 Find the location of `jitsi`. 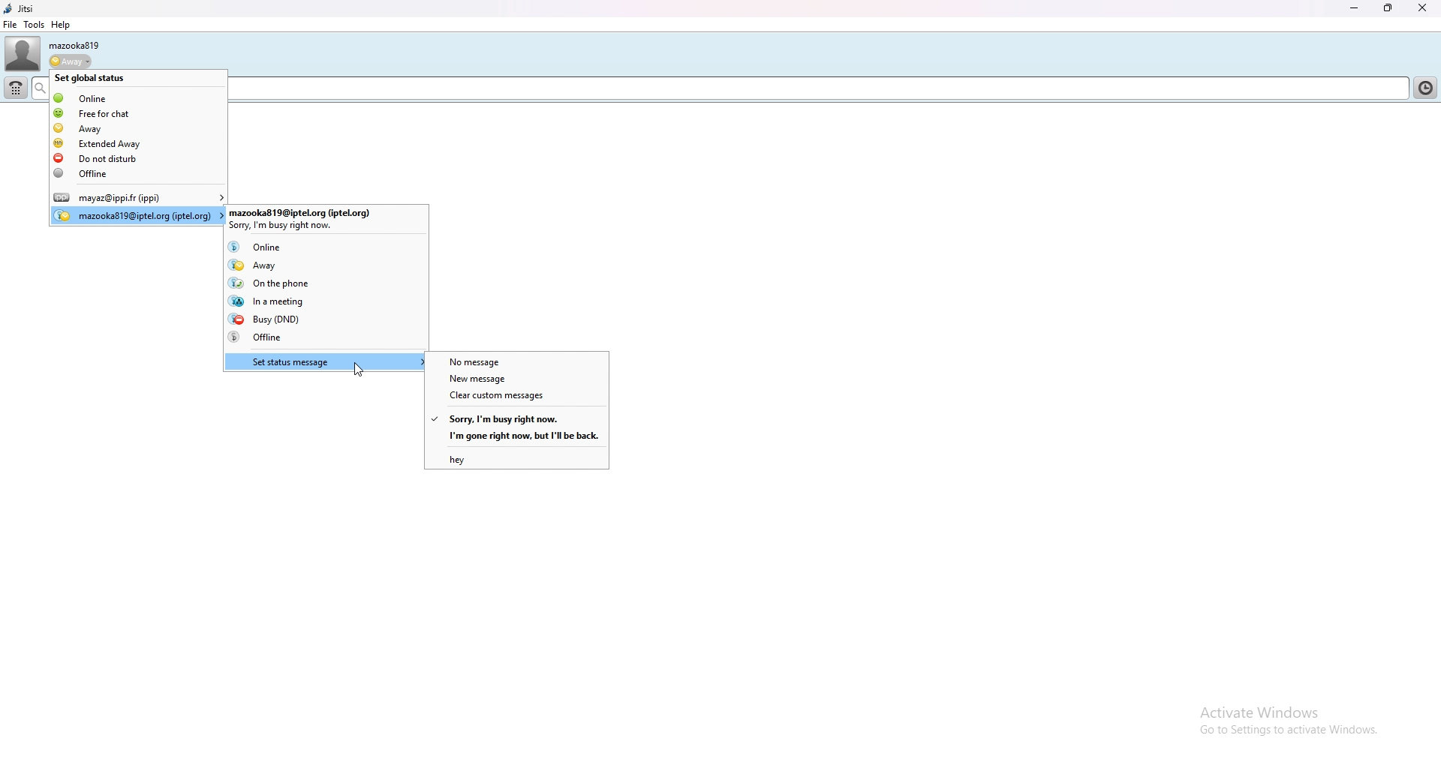

jitsi is located at coordinates (19, 9).